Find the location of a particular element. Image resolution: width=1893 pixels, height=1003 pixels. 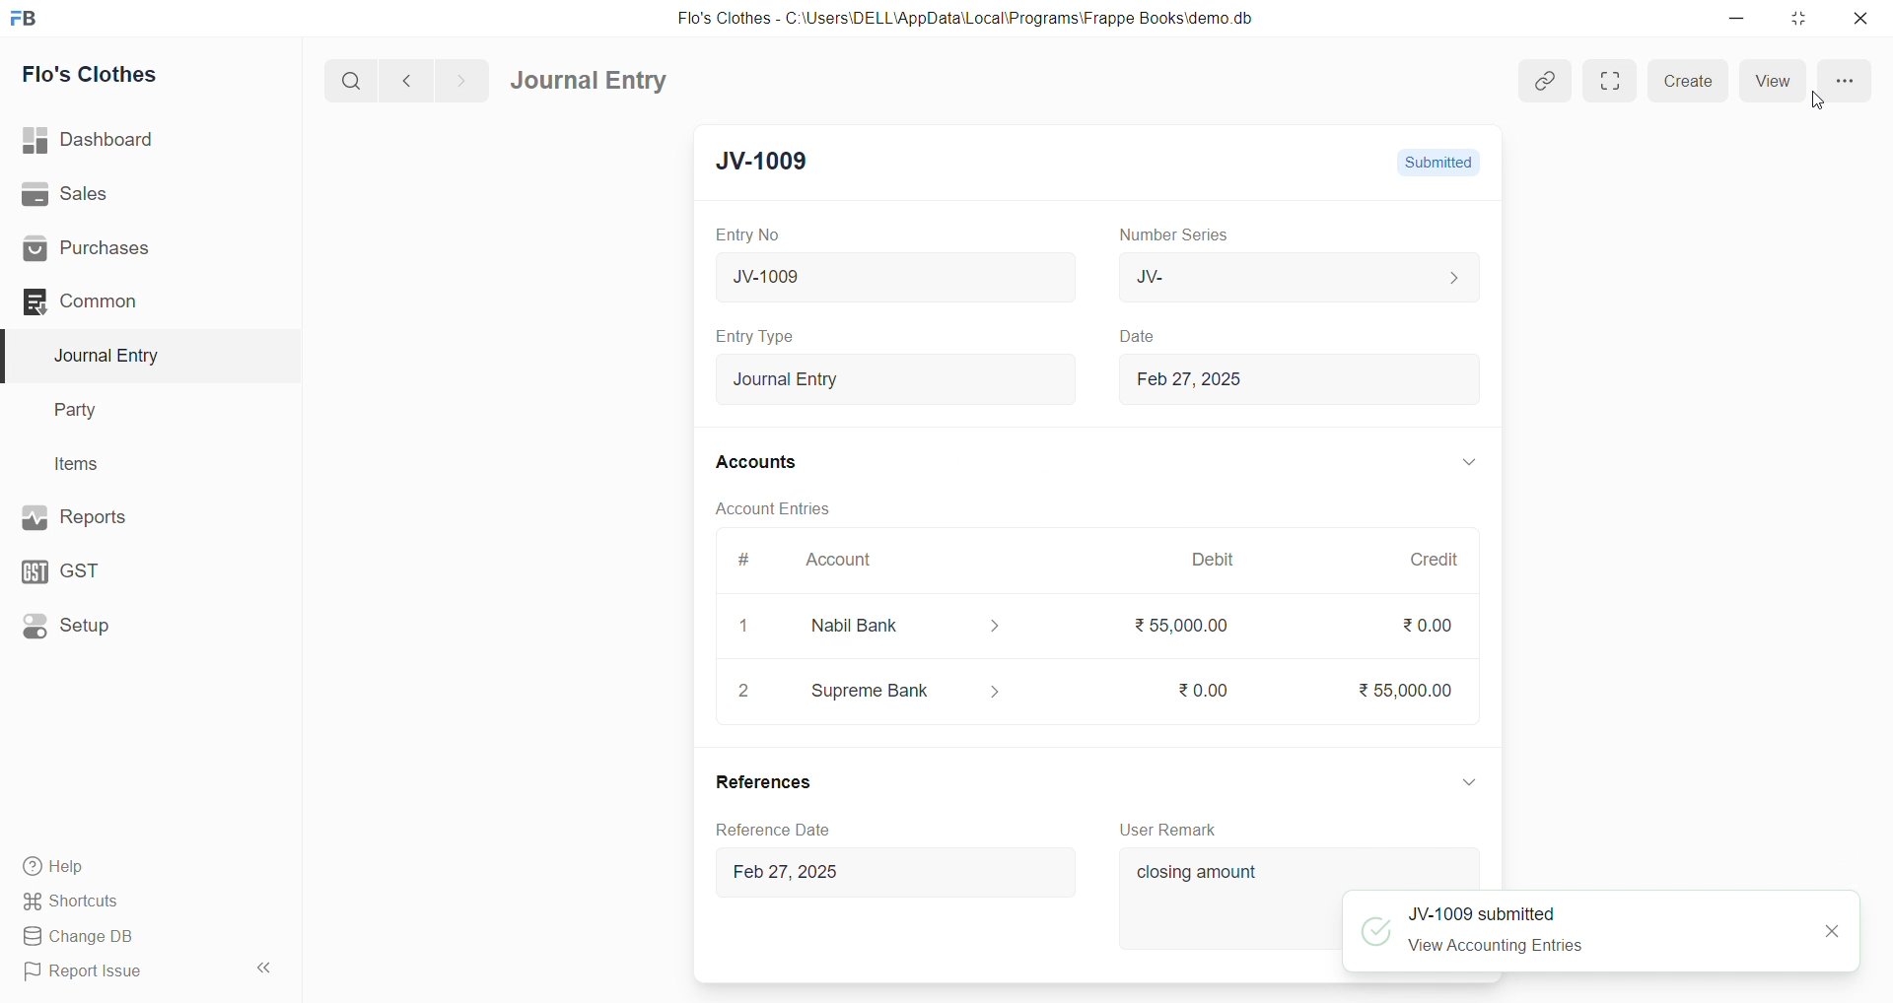

Number Series is located at coordinates (1176, 235).